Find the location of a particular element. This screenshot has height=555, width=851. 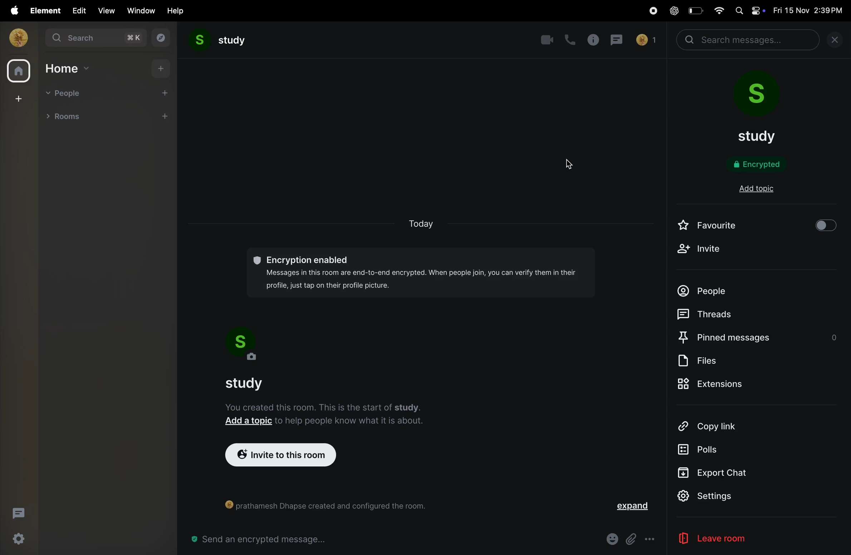

quick settings is located at coordinates (16, 540).